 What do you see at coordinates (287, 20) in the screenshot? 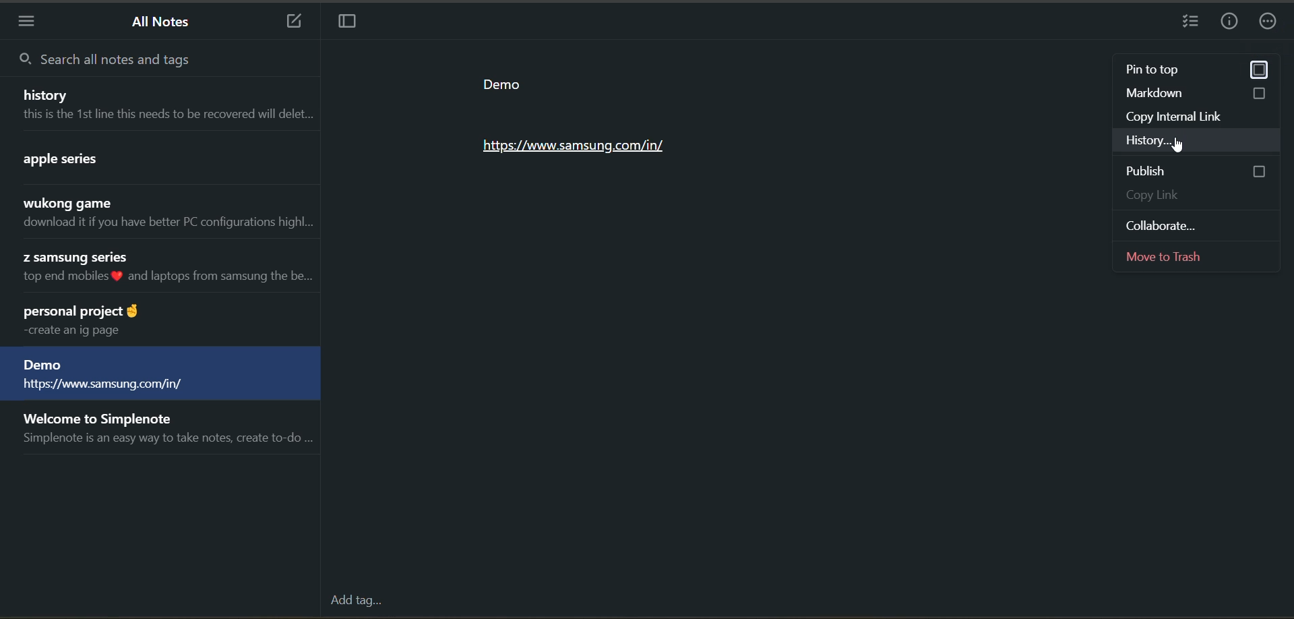
I see `new note` at bounding box center [287, 20].